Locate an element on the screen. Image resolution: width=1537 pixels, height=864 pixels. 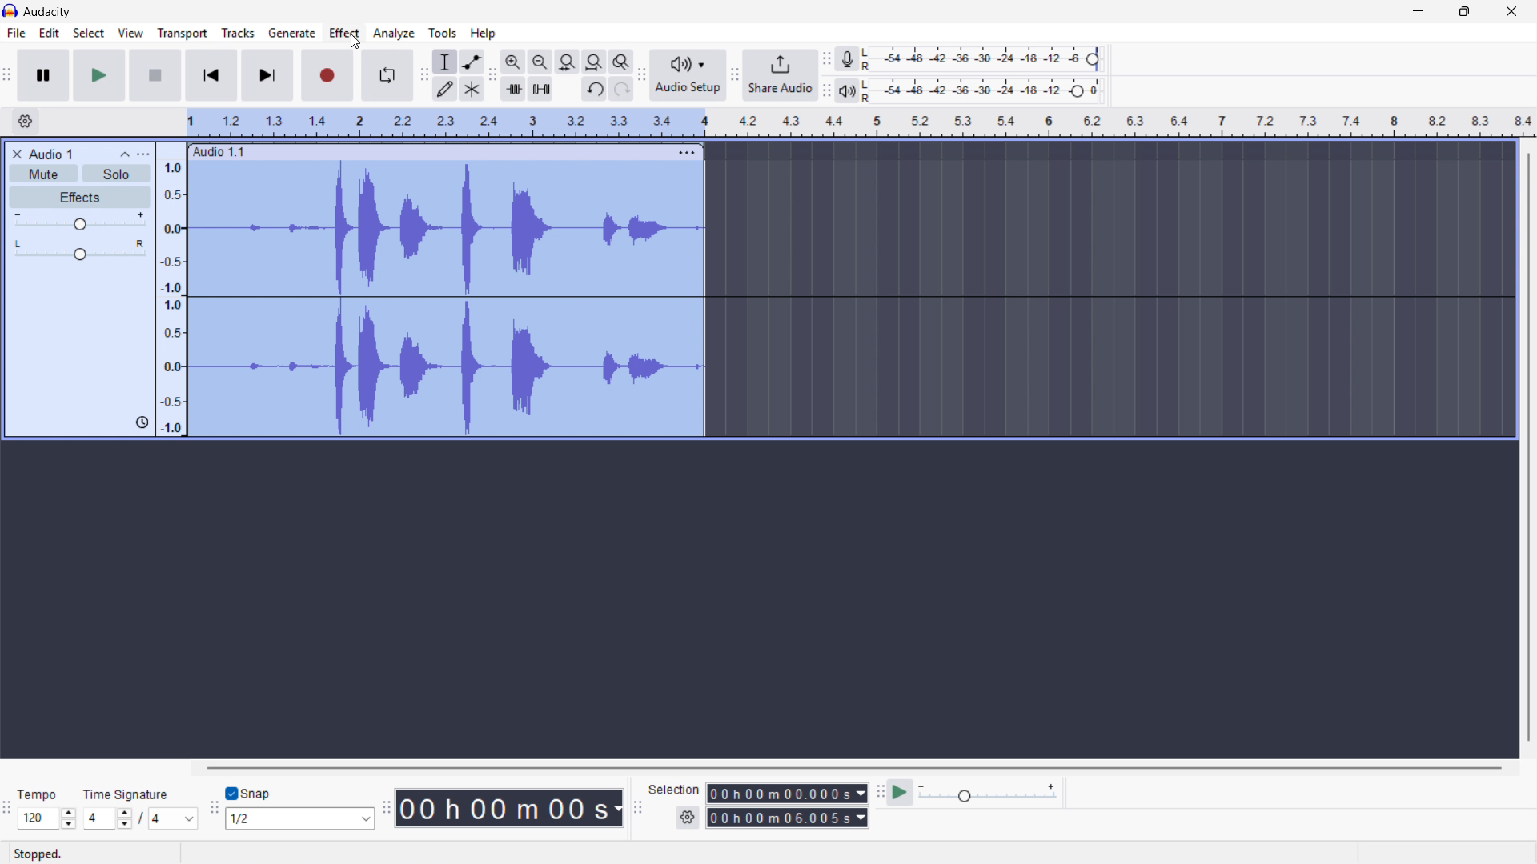
Fit selection to width is located at coordinates (568, 62).